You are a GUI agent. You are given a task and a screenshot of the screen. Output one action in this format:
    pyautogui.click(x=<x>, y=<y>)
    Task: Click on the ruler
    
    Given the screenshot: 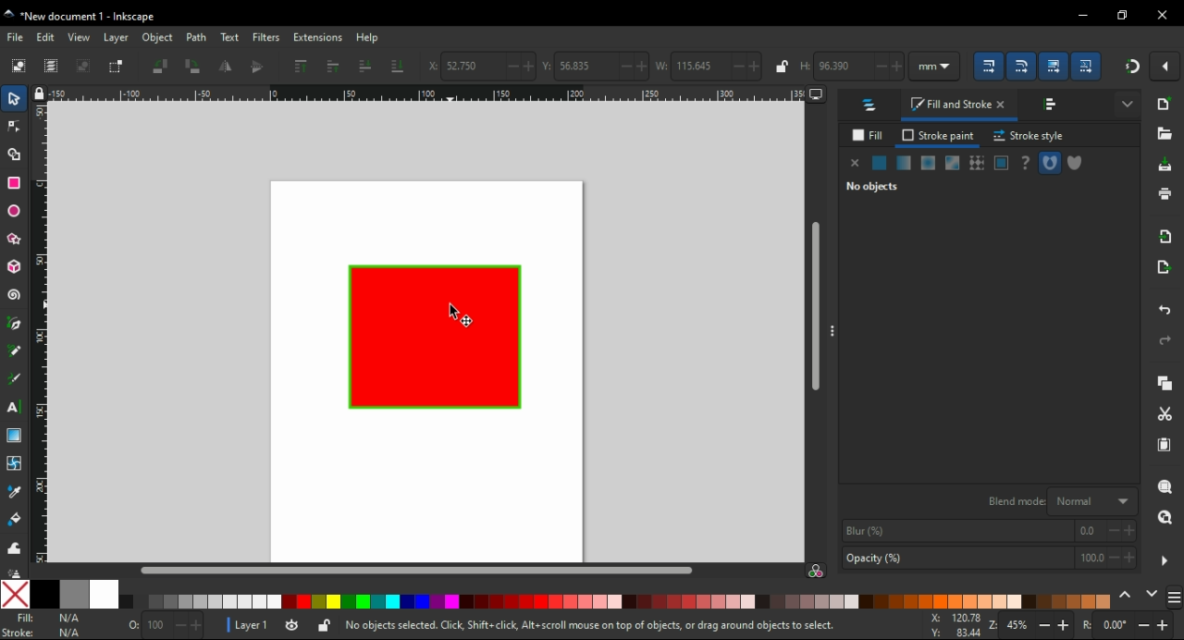 What is the action you would take?
    pyautogui.click(x=39, y=332)
    